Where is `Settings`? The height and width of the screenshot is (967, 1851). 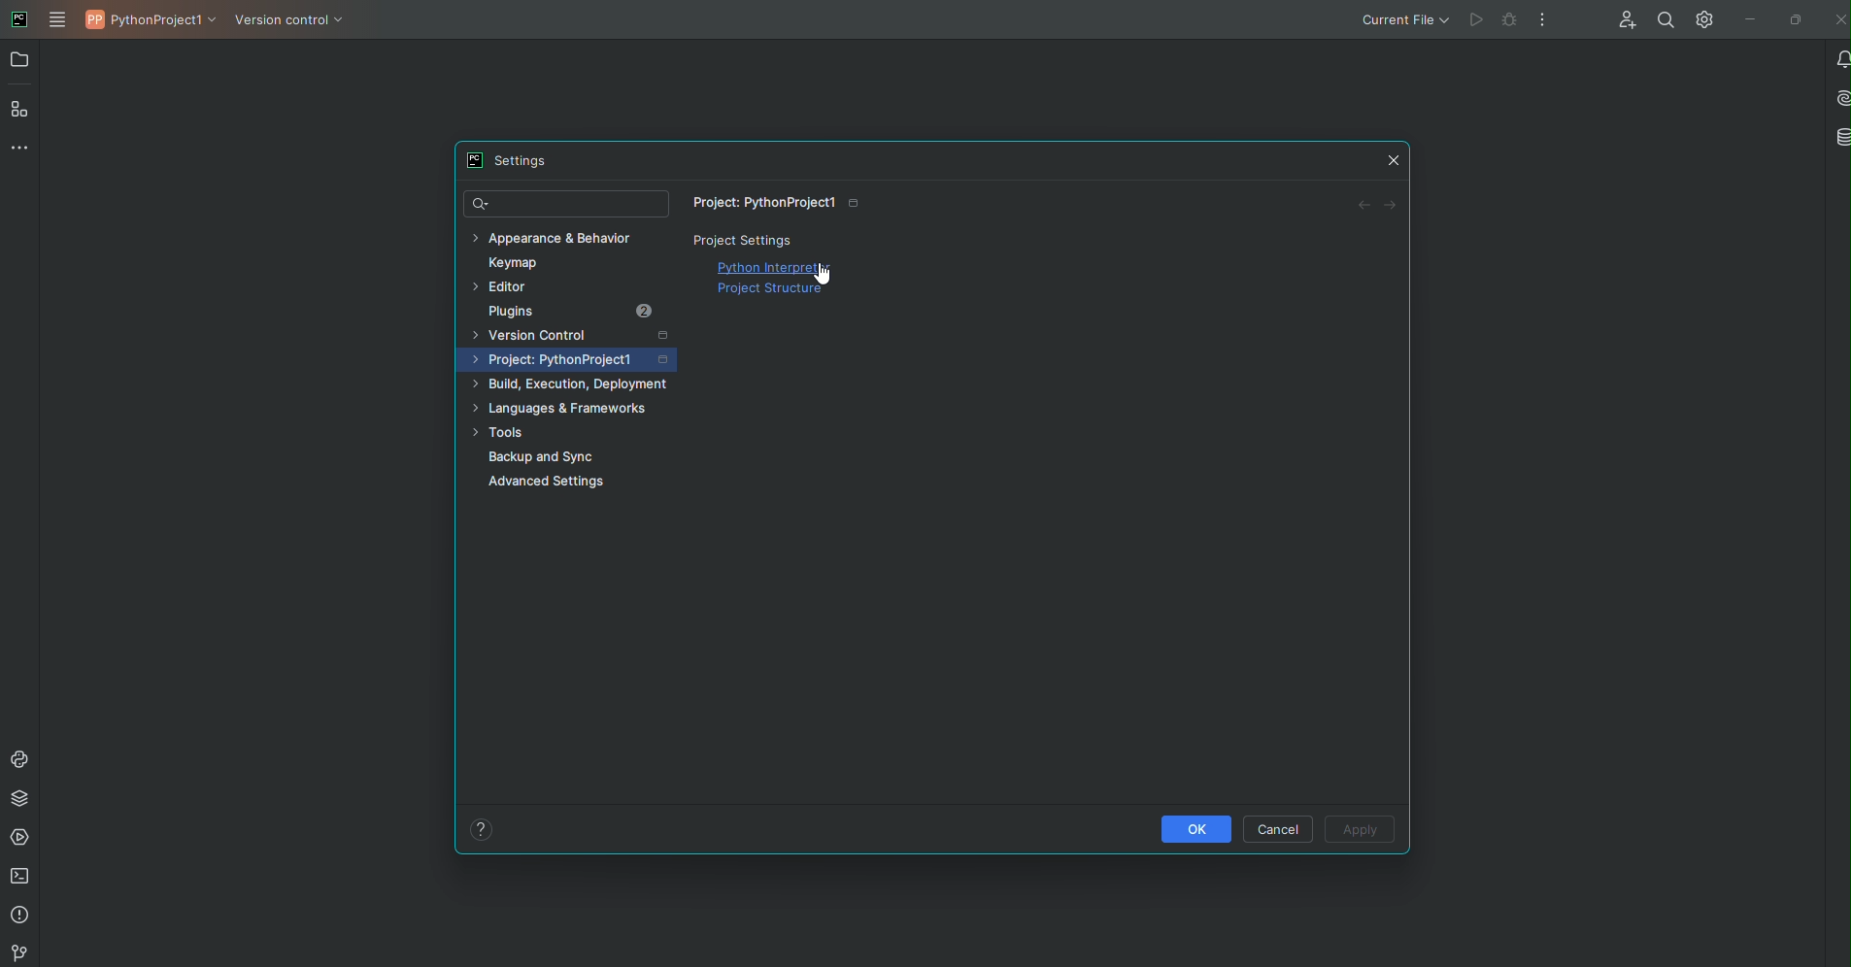
Settings is located at coordinates (504, 160).